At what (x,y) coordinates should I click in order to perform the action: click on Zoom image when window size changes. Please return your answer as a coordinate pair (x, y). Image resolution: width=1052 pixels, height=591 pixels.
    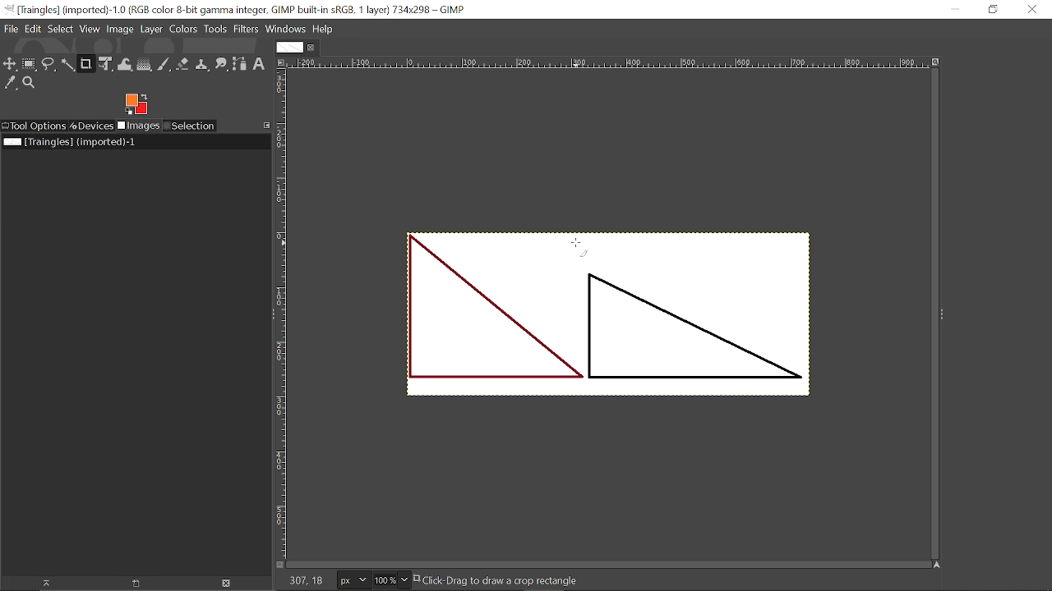
    Looking at the image, I should click on (935, 61).